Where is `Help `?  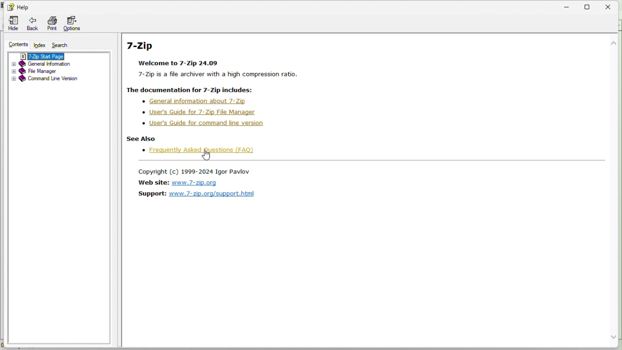 Help  is located at coordinates (19, 6).